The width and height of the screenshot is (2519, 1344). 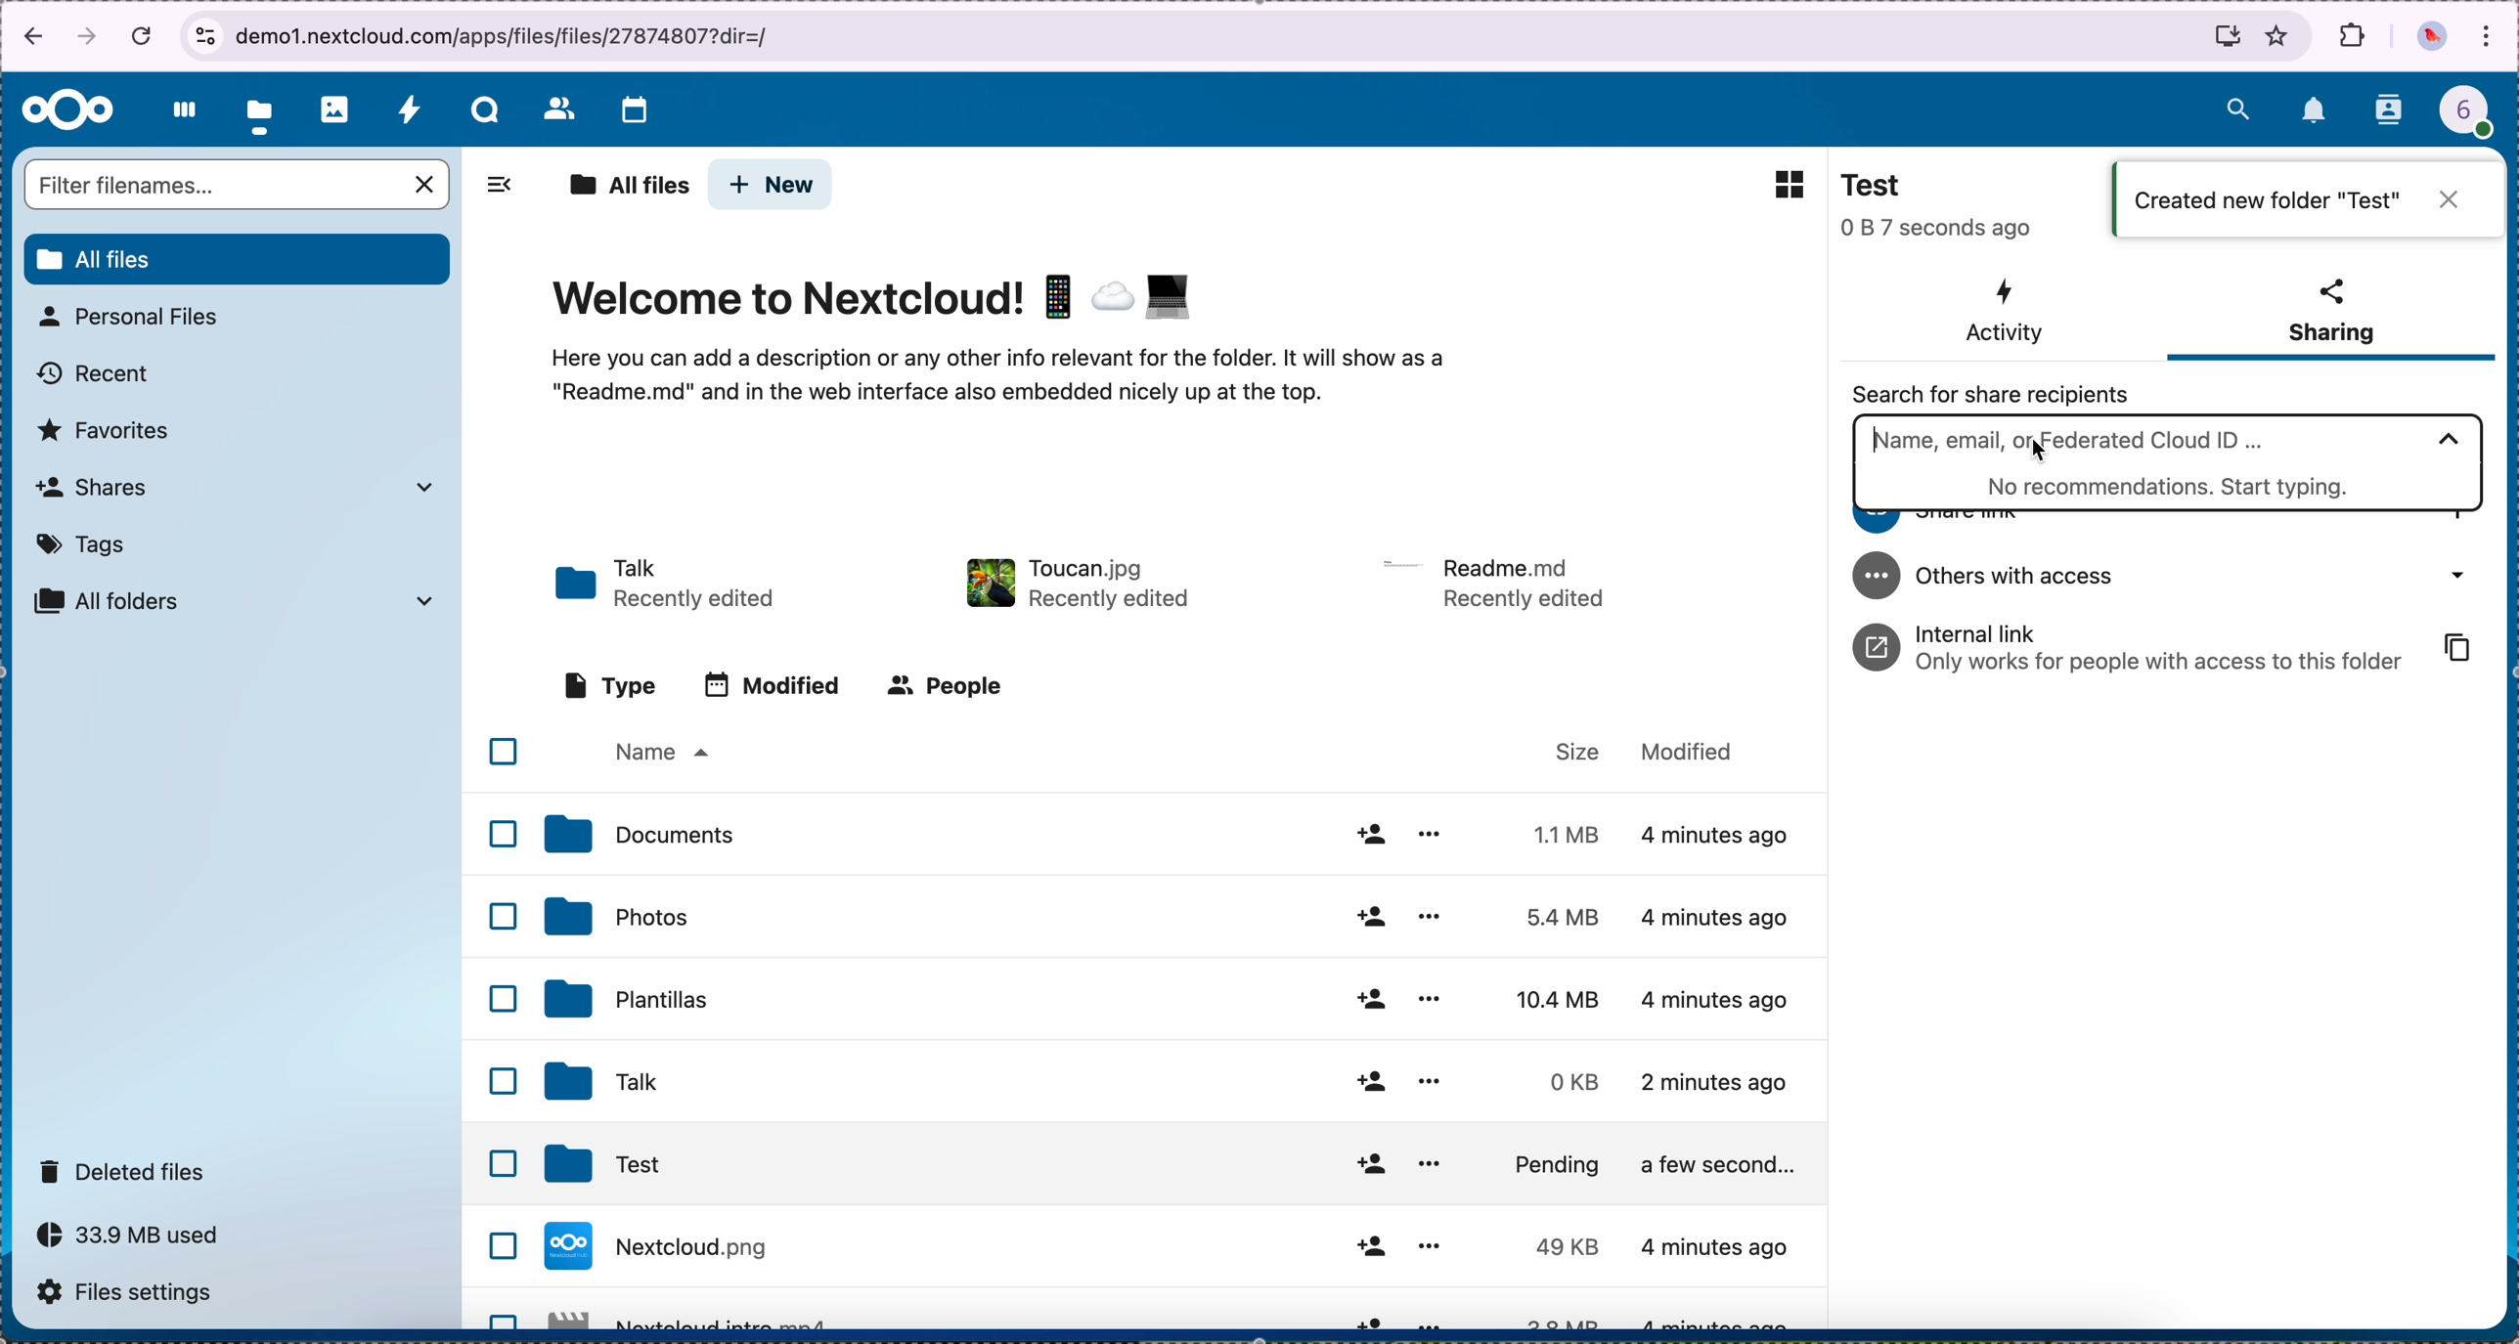 I want to click on all files, so click(x=628, y=187).